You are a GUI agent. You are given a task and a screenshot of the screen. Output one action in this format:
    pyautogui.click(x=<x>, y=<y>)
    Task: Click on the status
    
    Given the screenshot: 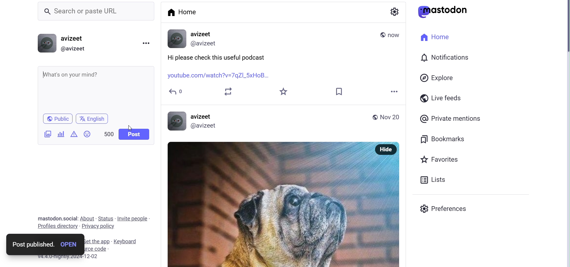 What is the action you would take?
    pyautogui.click(x=106, y=218)
    